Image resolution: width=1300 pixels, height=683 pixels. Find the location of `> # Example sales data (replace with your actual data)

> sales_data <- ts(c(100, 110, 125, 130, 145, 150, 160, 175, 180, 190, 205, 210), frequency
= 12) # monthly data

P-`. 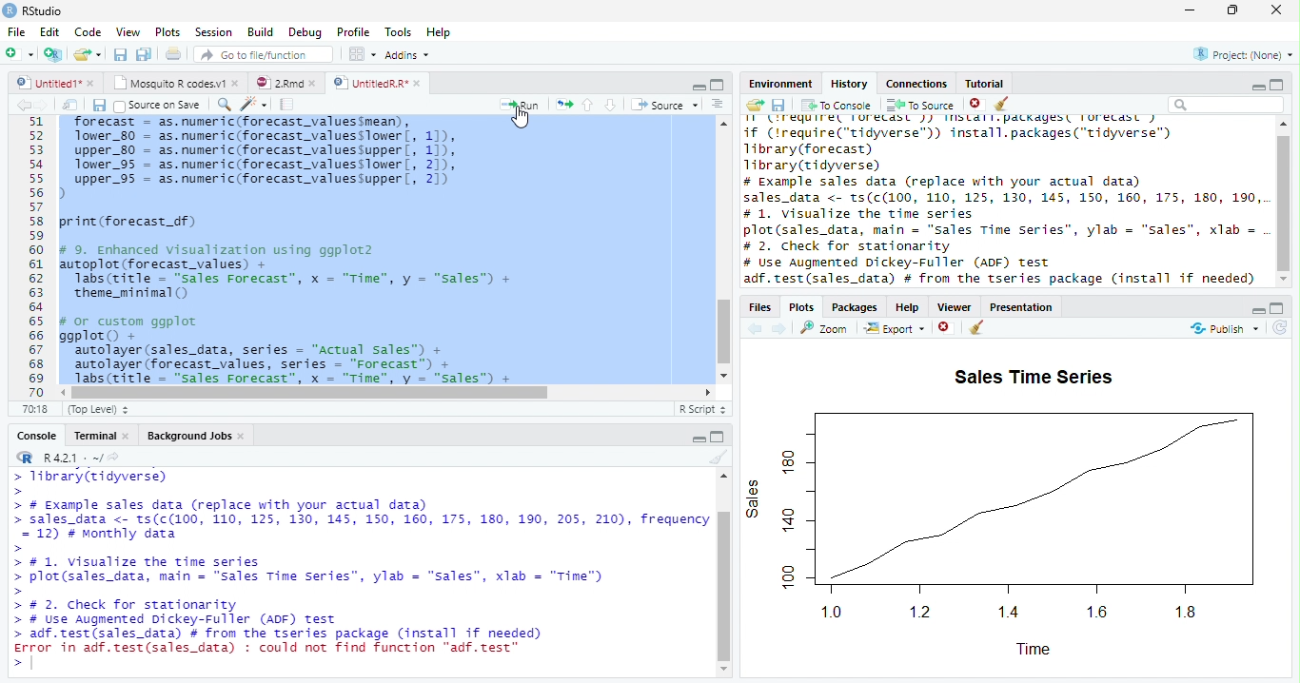

> # Example sales data (replace with your actual data)

> sales_data <- ts(c(100, 110, 125, 130, 145, 150, 160, 175, 180, 190, 205, 210), frequency
= 12) # monthly data

P- is located at coordinates (361, 525).